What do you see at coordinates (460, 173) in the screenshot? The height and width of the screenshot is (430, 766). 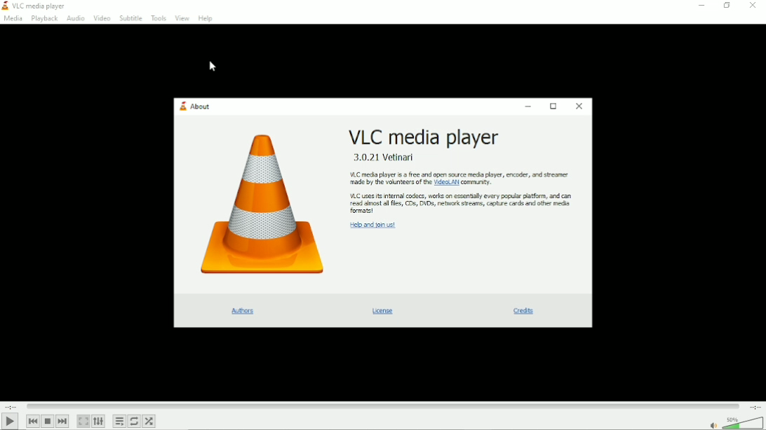 I see `VLC media player is a free and open source media player, encoder, and streamer` at bounding box center [460, 173].